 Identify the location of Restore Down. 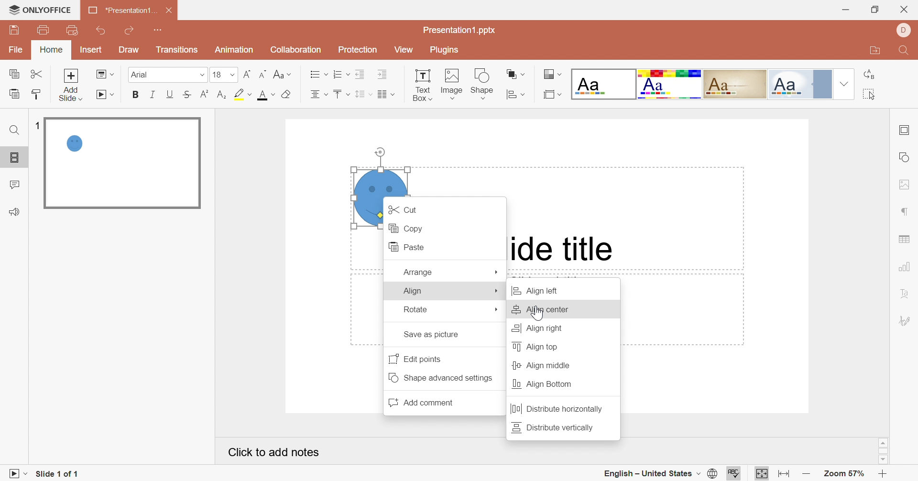
(874, 11).